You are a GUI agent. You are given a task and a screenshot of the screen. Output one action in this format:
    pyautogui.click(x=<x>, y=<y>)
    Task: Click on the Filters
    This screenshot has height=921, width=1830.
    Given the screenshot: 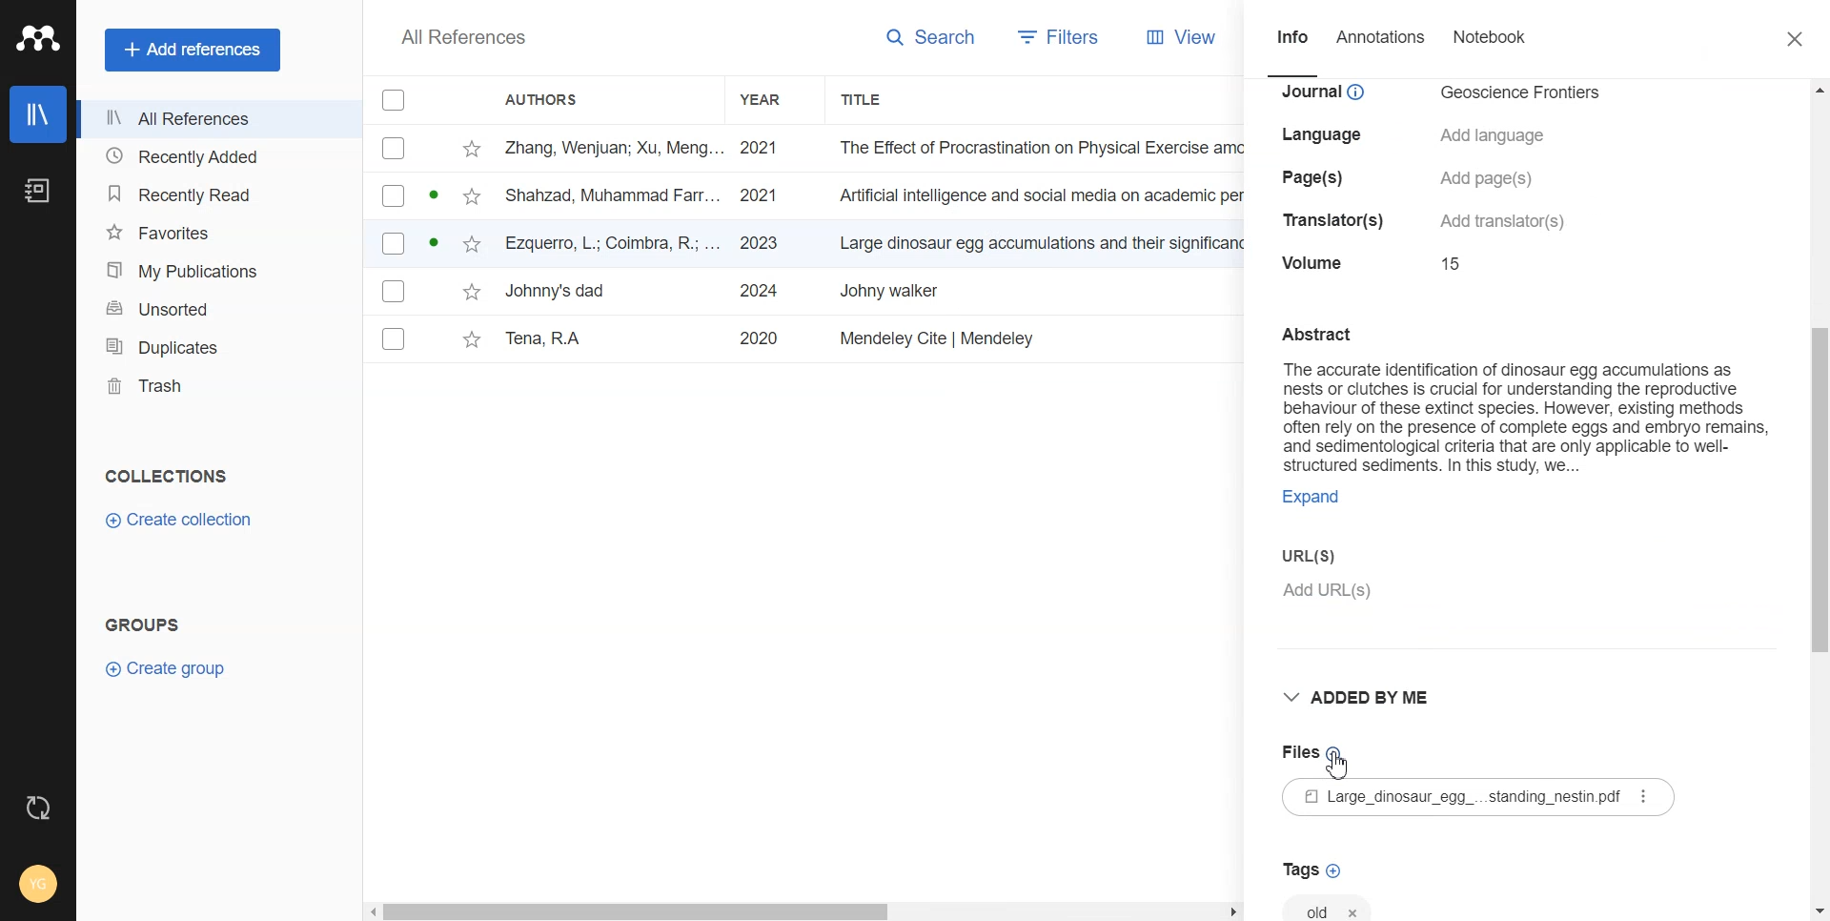 What is the action you would take?
    pyautogui.click(x=1059, y=38)
    